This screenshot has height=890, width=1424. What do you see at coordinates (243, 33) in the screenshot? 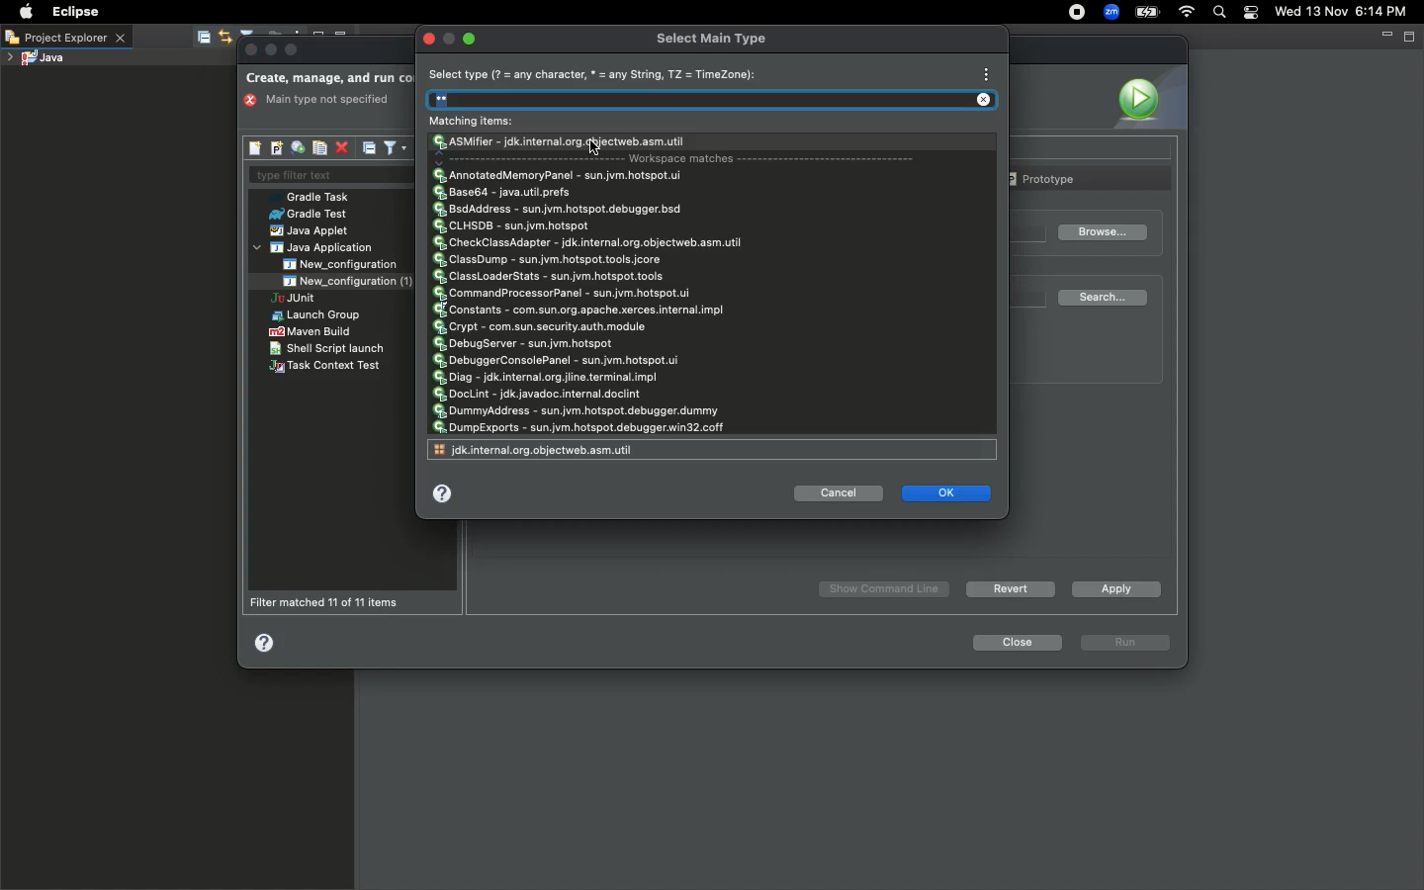
I see `icons` at bounding box center [243, 33].